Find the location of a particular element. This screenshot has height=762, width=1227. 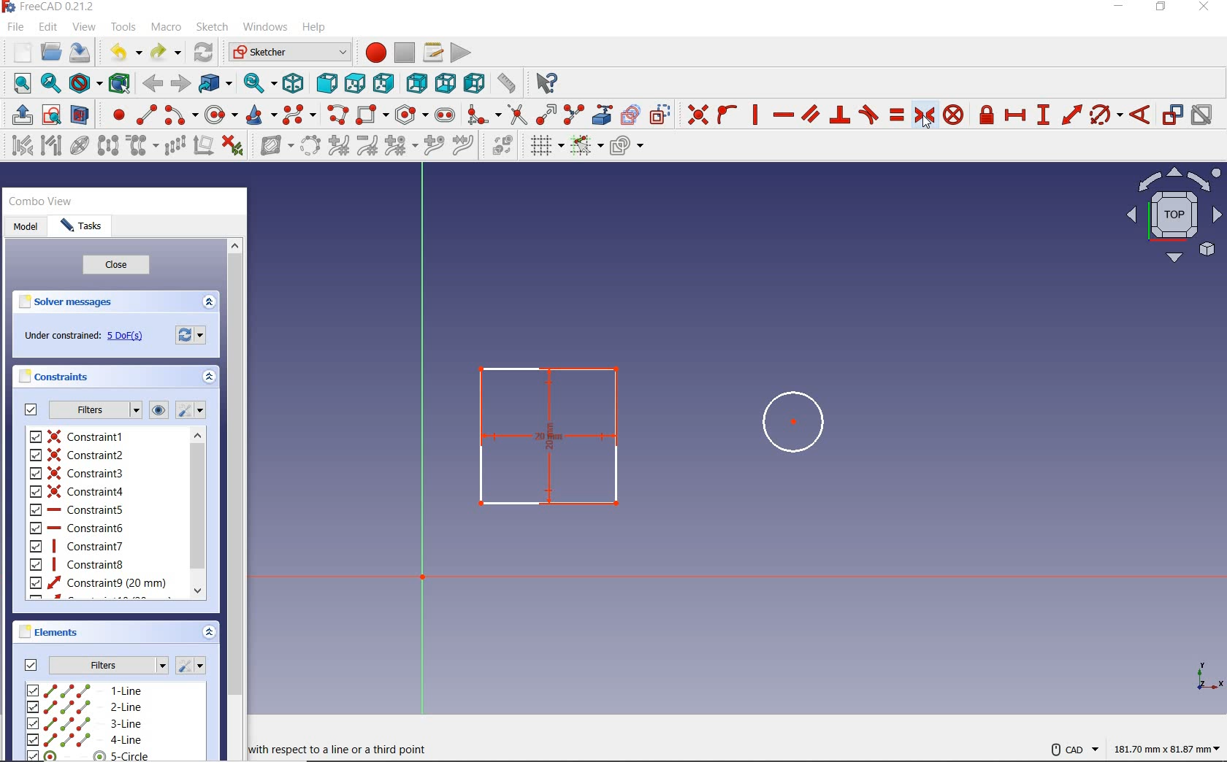

Sketcher is located at coordinates (289, 53).